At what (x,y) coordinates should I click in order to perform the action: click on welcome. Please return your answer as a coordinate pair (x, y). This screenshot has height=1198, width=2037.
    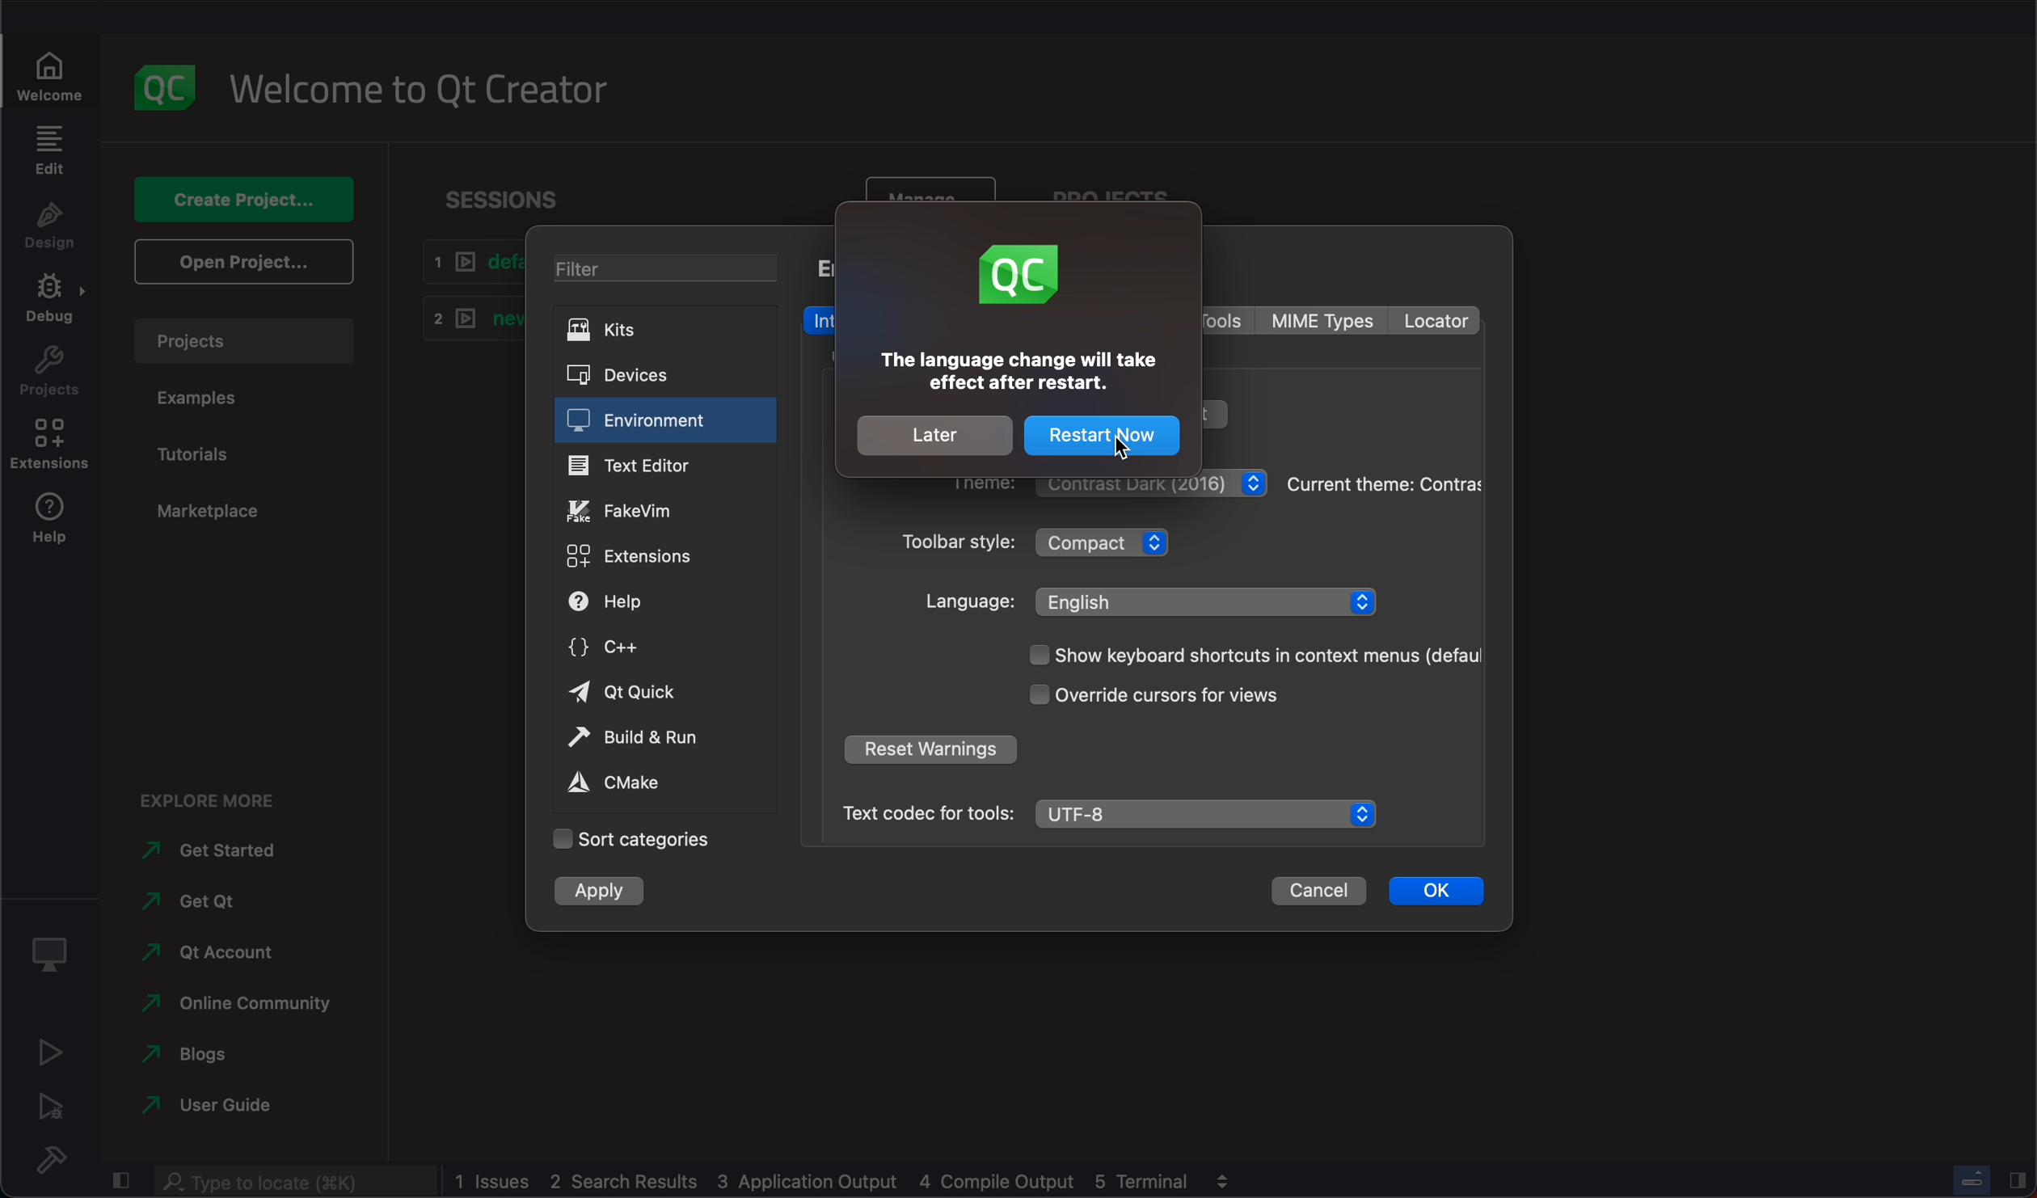
    Looking at the image, I should click on (423, 91).